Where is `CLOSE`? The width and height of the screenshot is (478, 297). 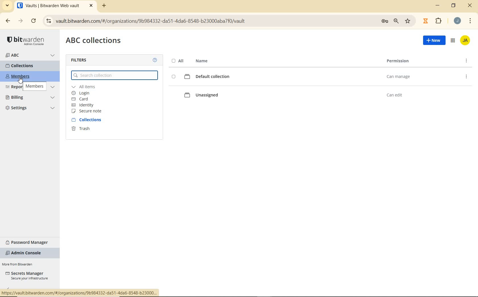
CLOSE is located at coordinates (470, 5).